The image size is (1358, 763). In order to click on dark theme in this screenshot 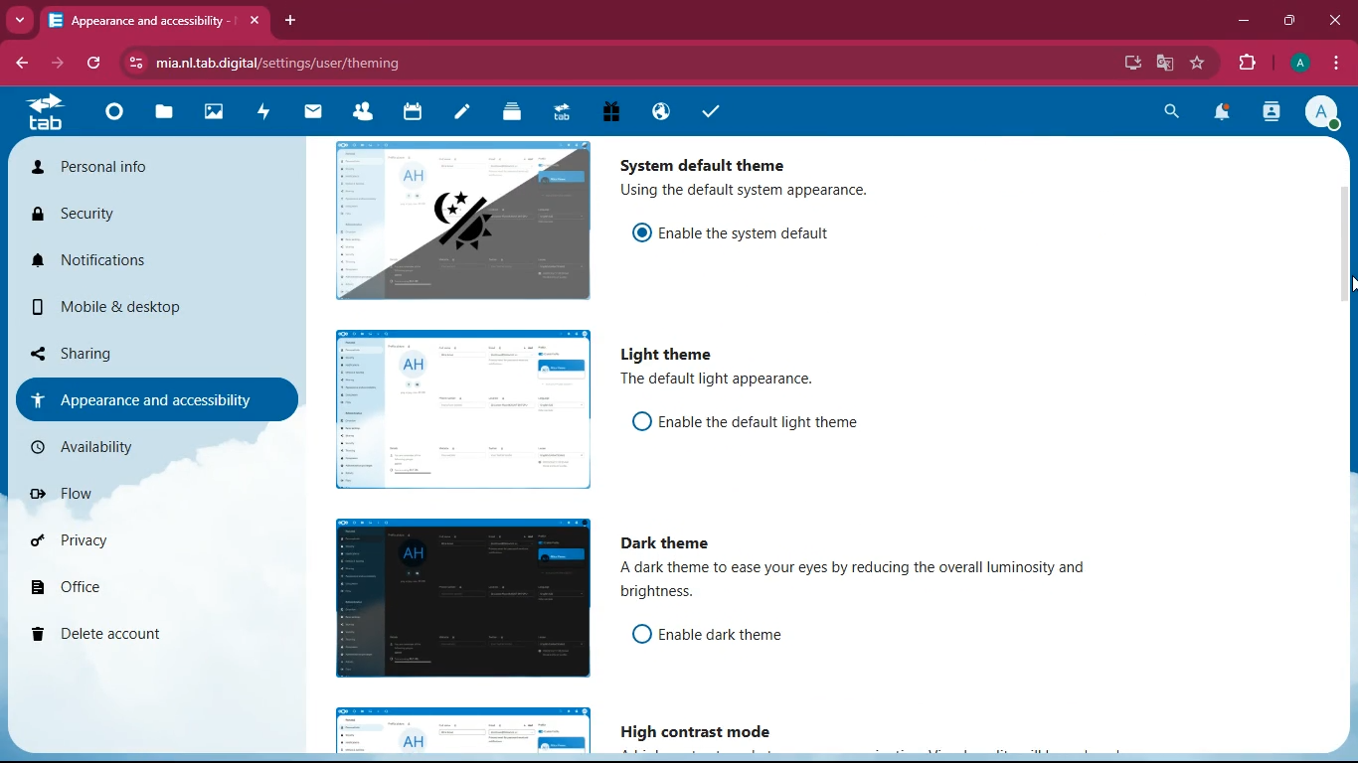, I will do `click(676, 543)`.